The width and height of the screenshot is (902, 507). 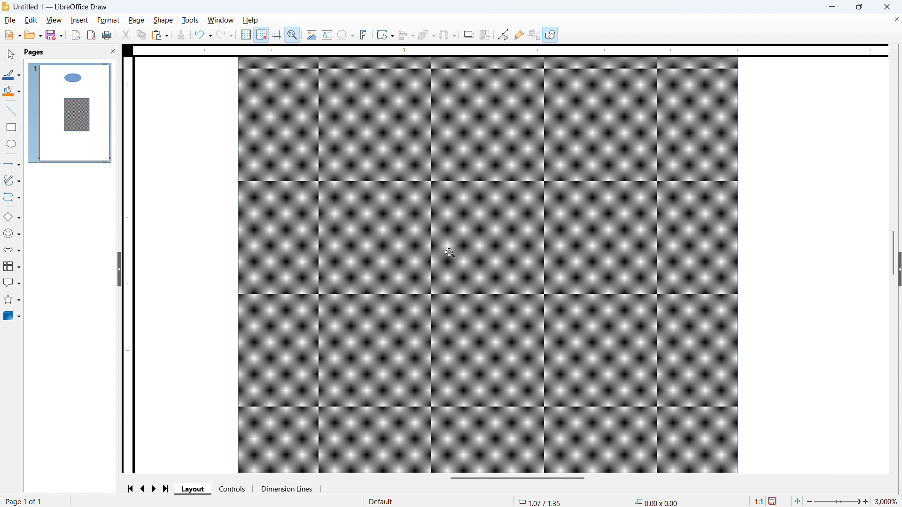 What do you see at coordinates (61, 7) in the screenshot?
I see `Document title ` at bounding box center [61, 7].